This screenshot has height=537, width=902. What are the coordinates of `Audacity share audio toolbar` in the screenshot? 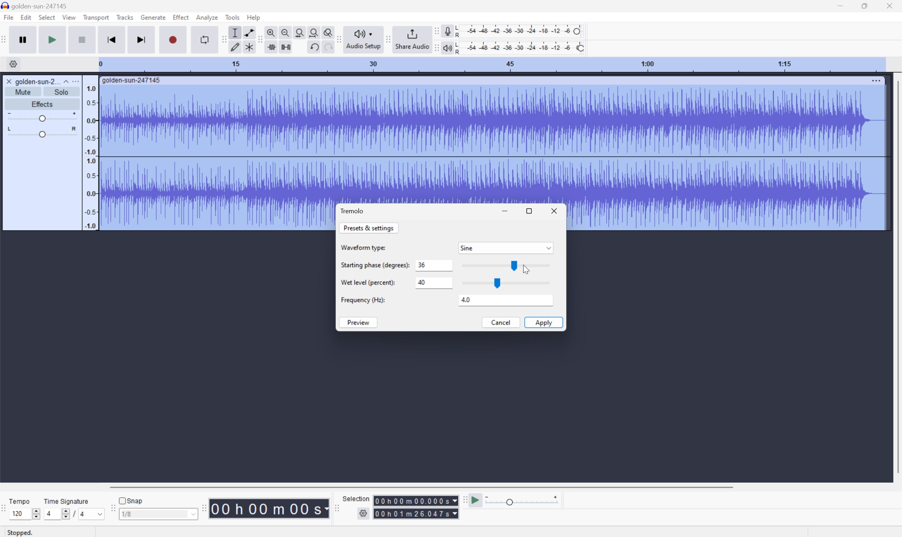 It's located at (388, 40).